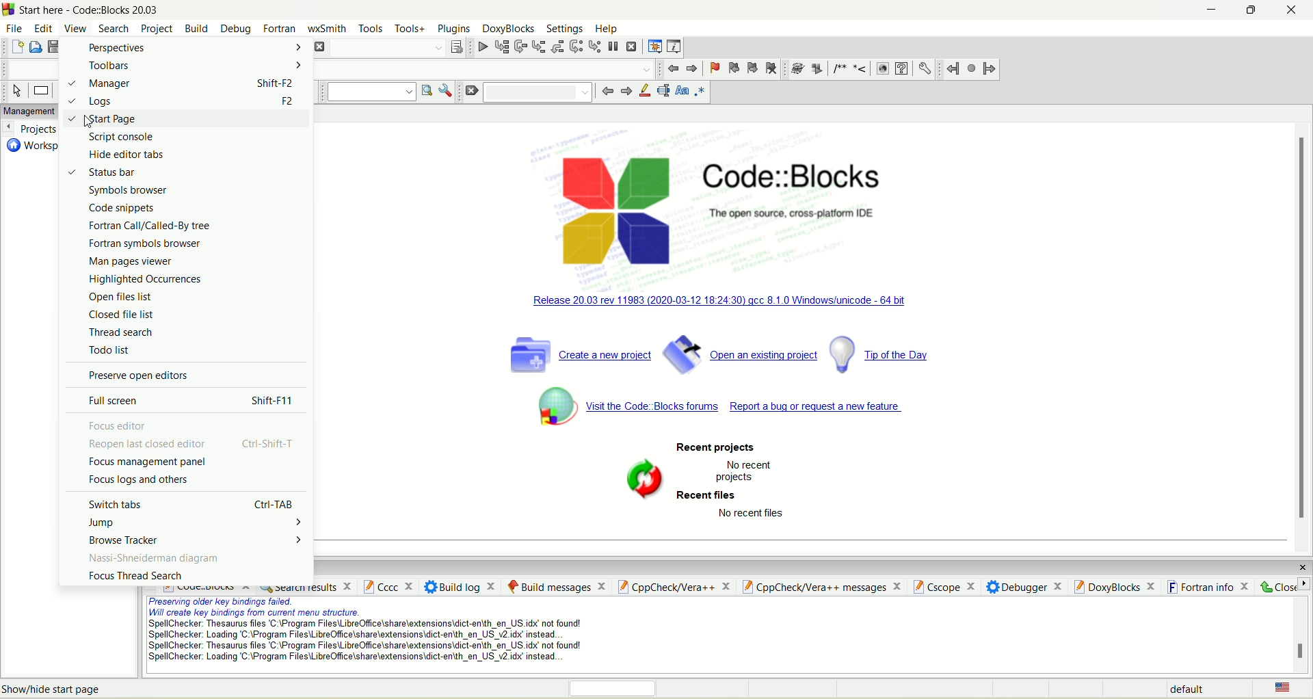  What do you see at coordinates (10, 10) in the screenshot?
I see `logo` at bounding box center [10, 10].